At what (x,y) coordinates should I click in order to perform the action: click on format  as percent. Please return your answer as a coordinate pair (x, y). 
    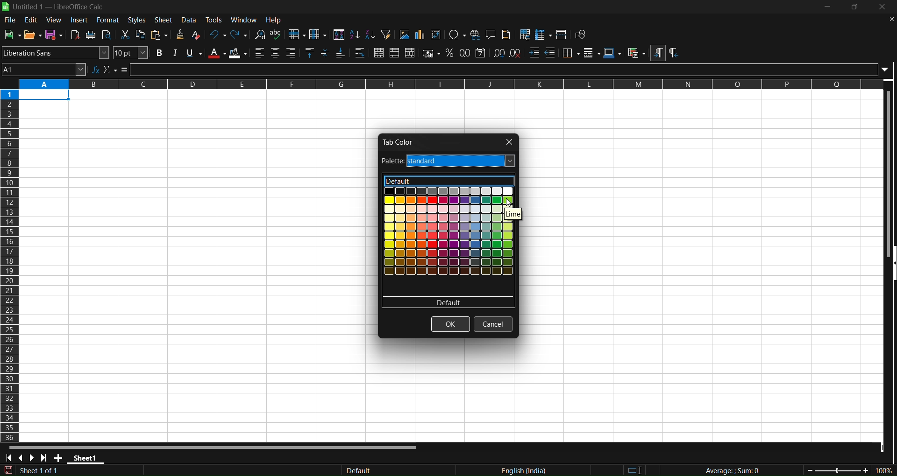
    Looking at the image, I should click on (451, 53).